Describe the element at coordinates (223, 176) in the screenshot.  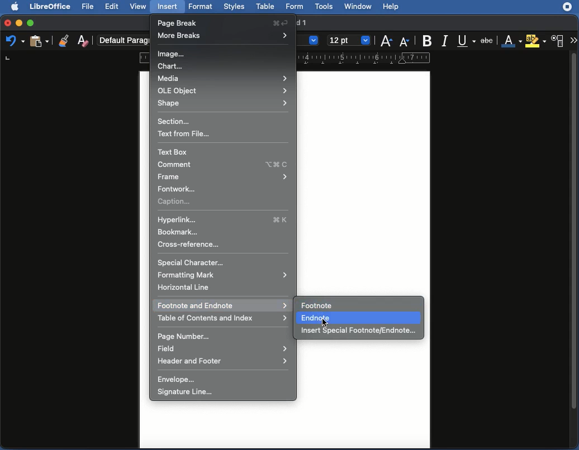
I see `Frame` at that location.